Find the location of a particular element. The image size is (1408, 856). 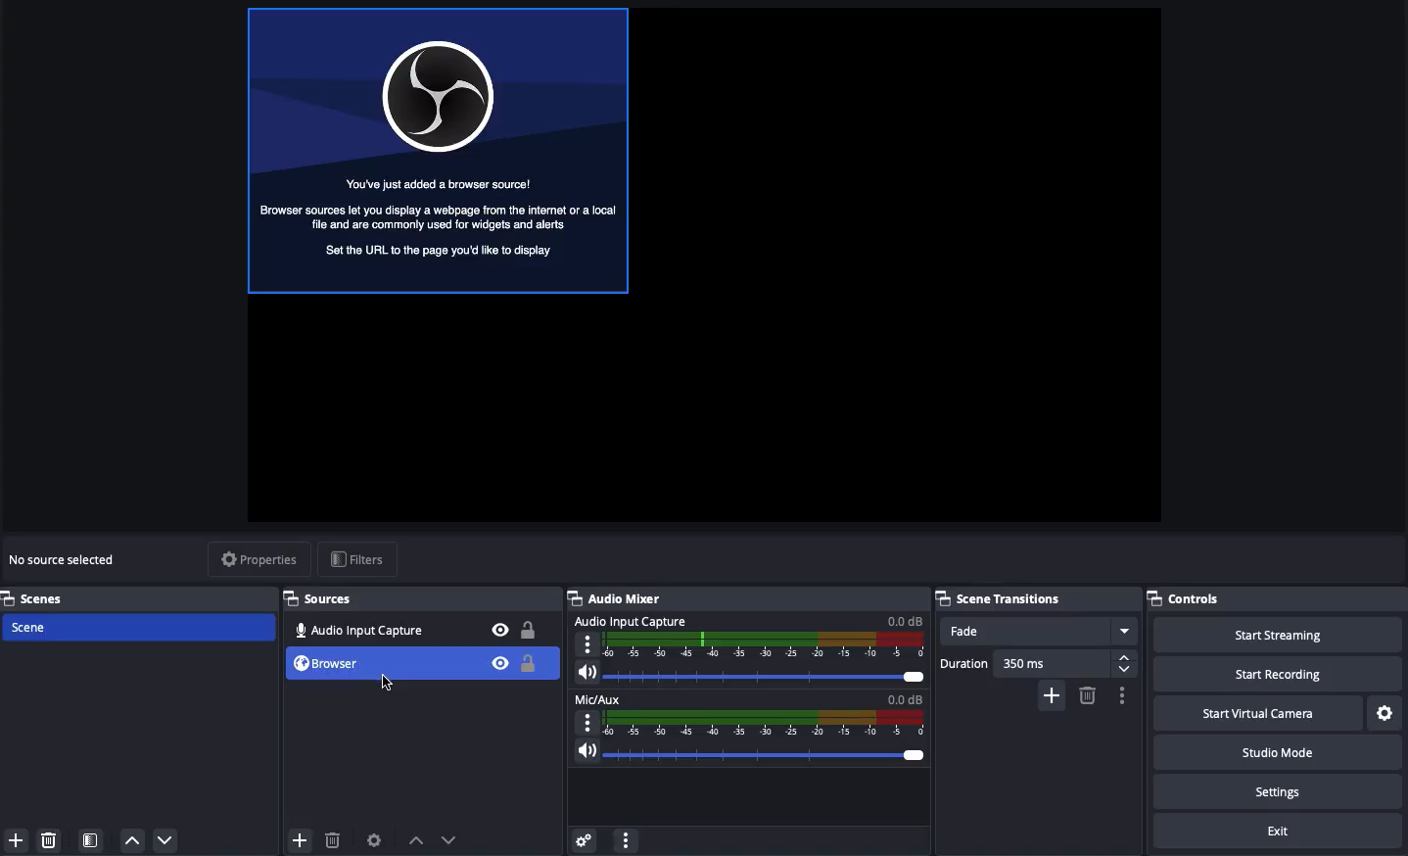

Scene is located at coordinates (40, 626).